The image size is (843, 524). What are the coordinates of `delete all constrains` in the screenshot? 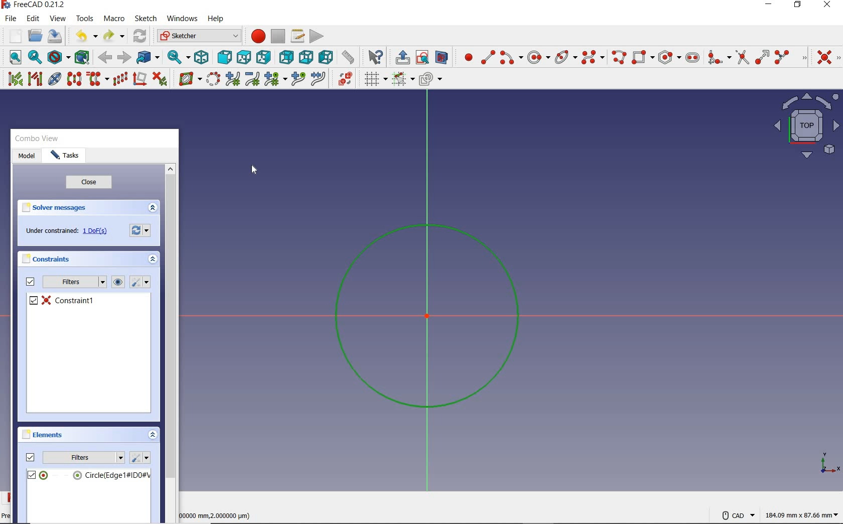 It's located at (159, 79).